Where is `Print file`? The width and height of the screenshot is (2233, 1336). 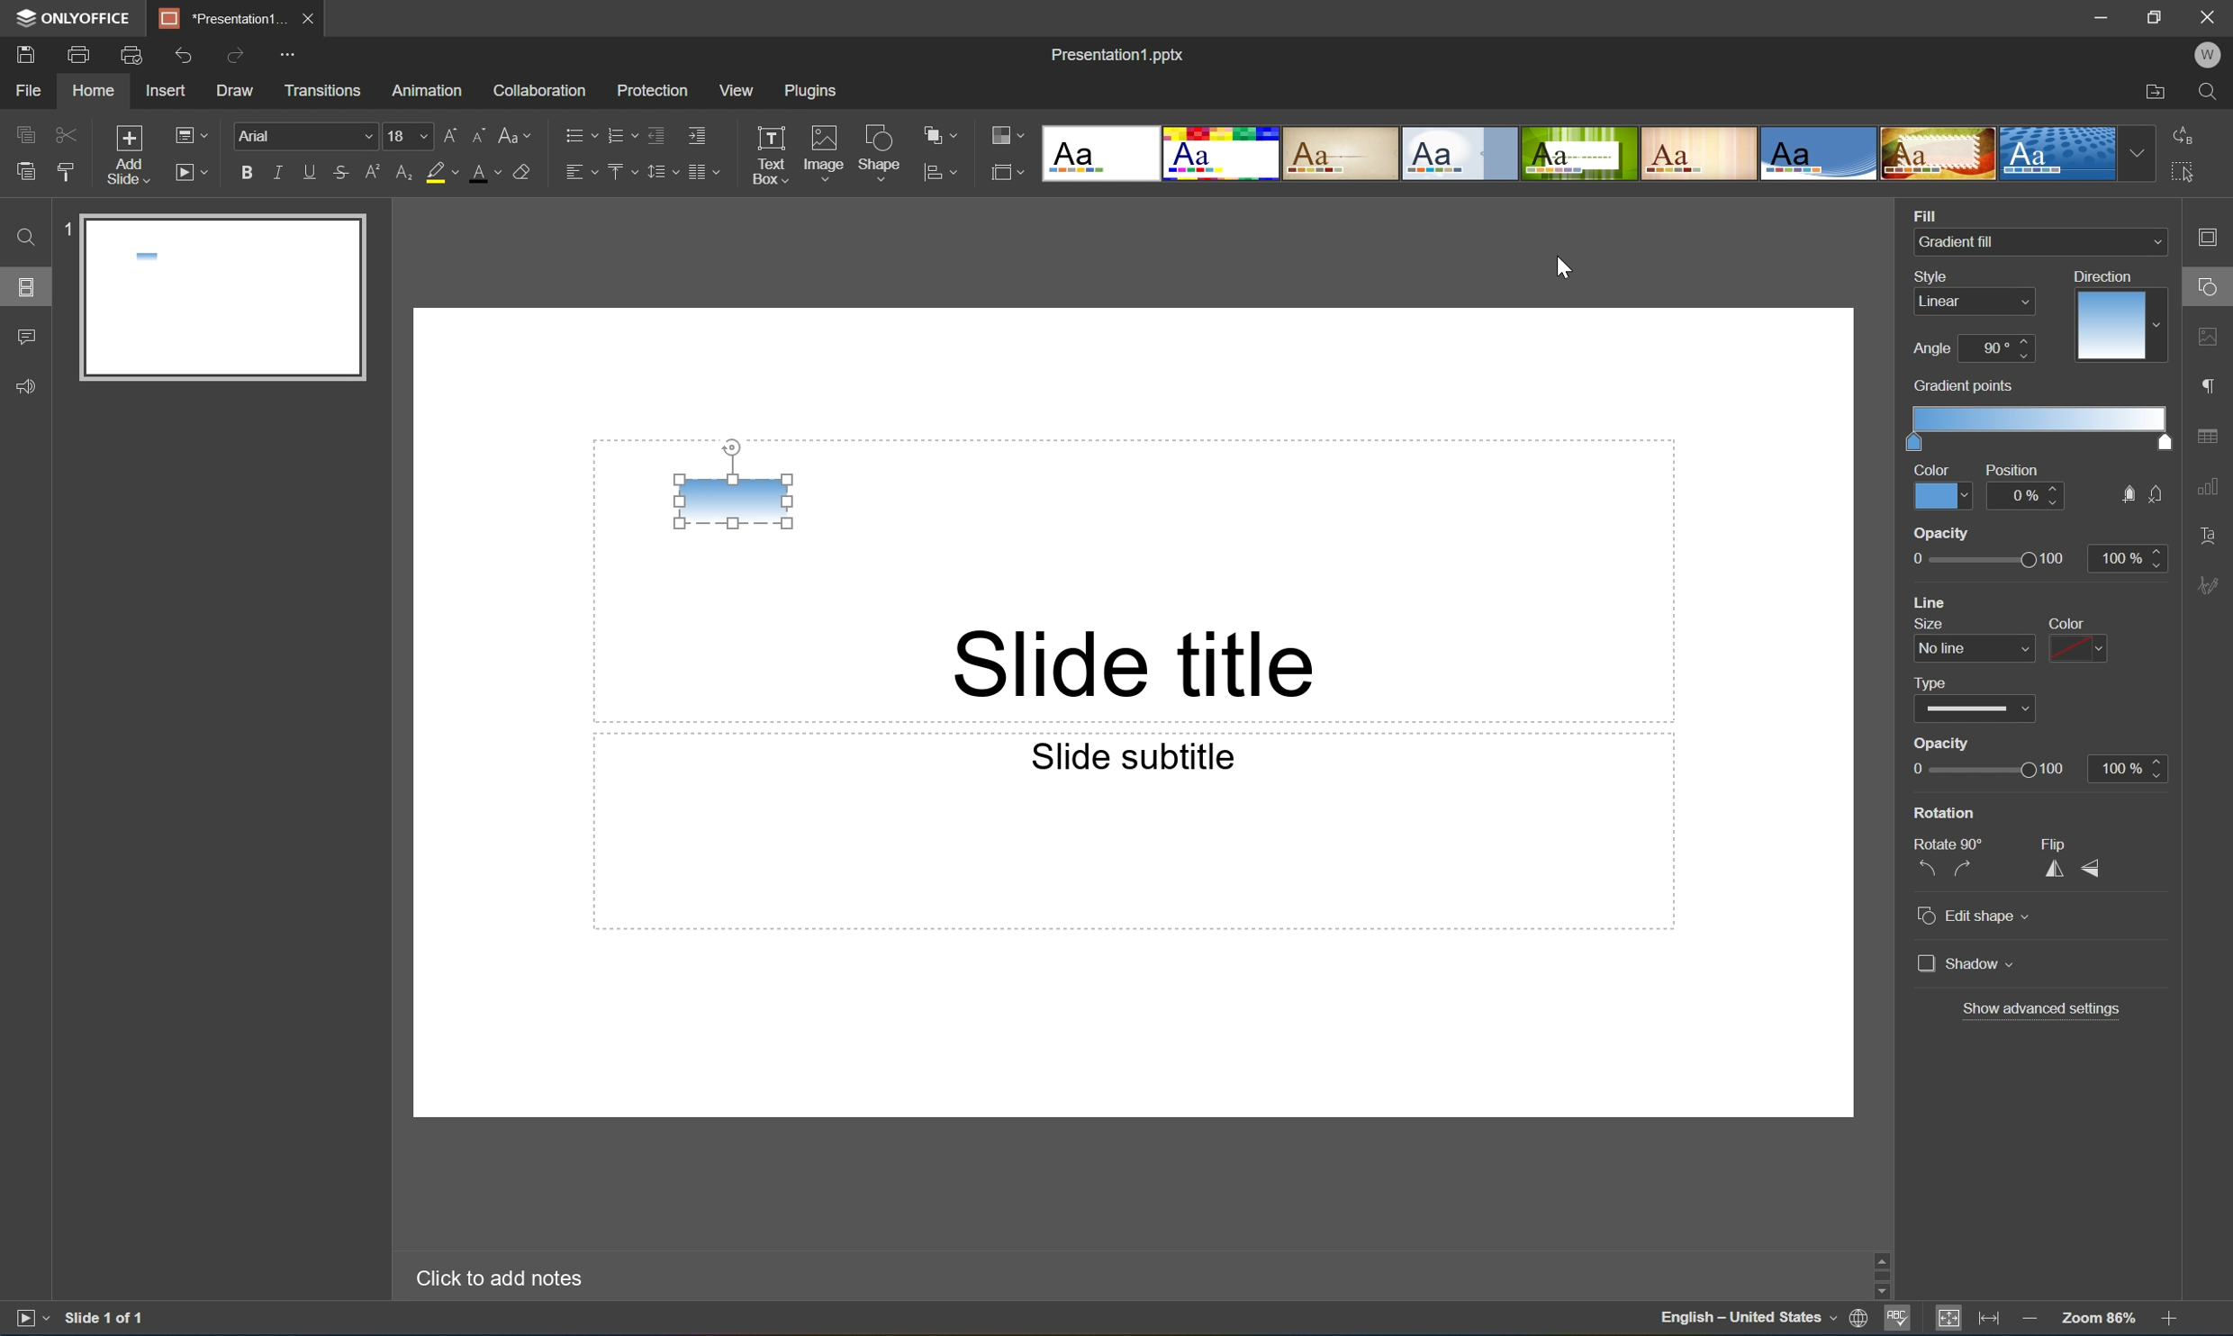 Print file is located at coordinates (80, 55).